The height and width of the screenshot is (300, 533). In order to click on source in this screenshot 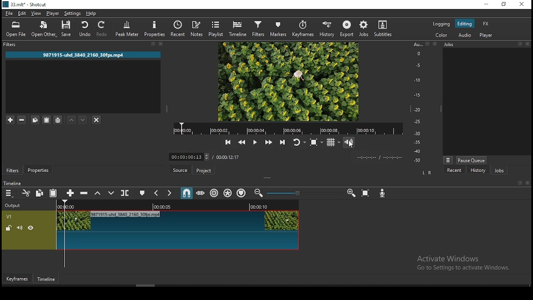, I will do `click(182, 170)`.